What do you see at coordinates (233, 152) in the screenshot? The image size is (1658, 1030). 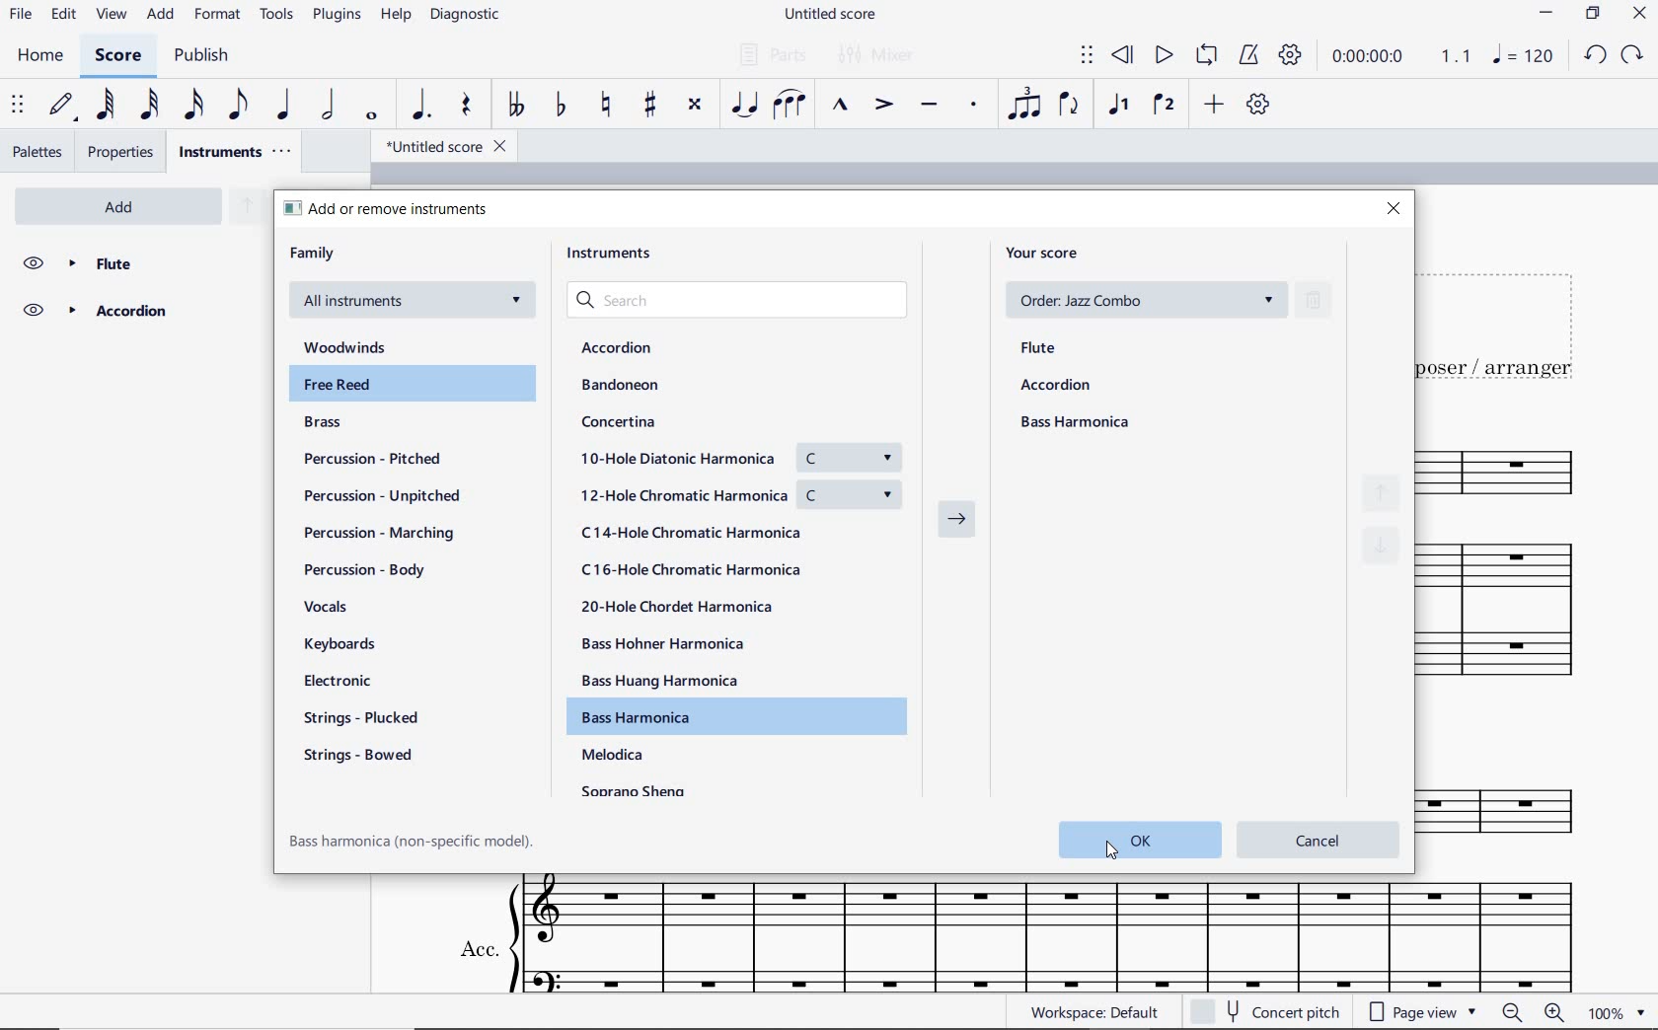 I see `instruments` at bounding box center [233, 152].